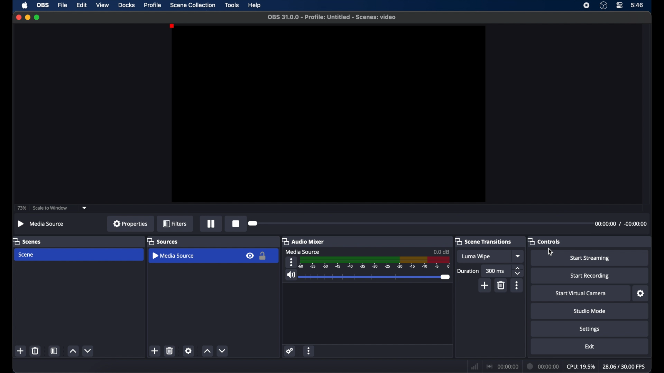  What do you see at coordinates (621, 224) in the screenshot?
I see `timestamps` at bounding box center [621, 224].